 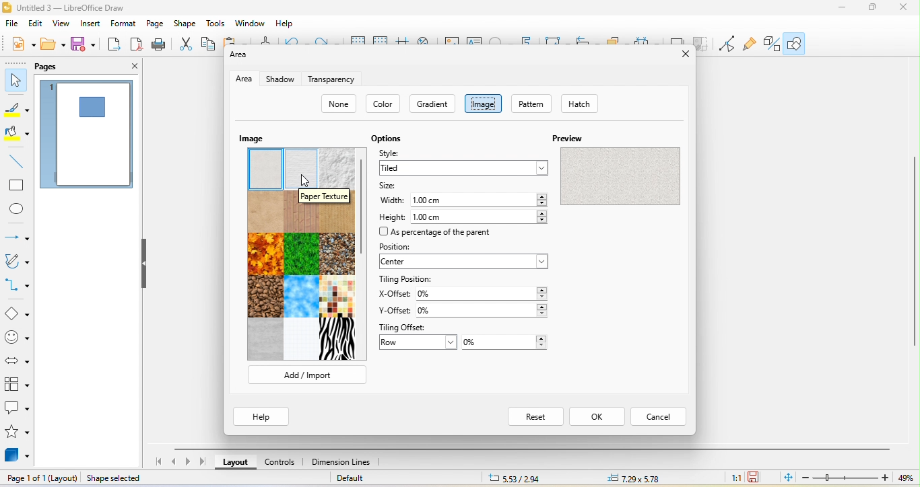 What do you see at coordinates (64, 25) in the screenshot?
I see `view` at bounding box center [64, 25].